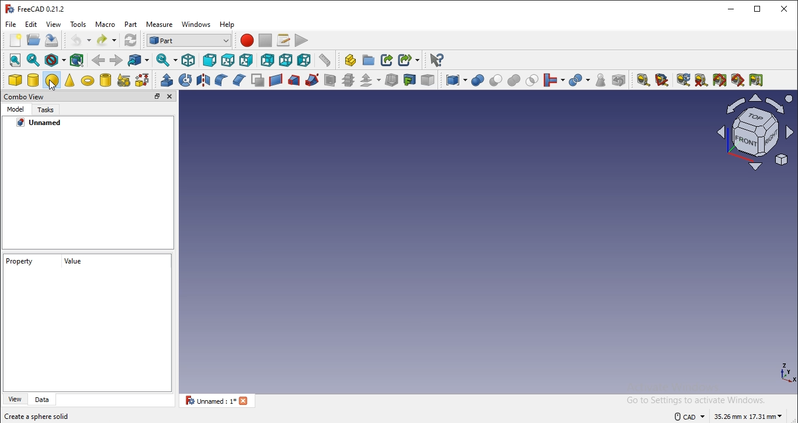  What do you see at coordinates (755, 8) in the screenshot?
I see `restore` at bounding box center [755, 8].